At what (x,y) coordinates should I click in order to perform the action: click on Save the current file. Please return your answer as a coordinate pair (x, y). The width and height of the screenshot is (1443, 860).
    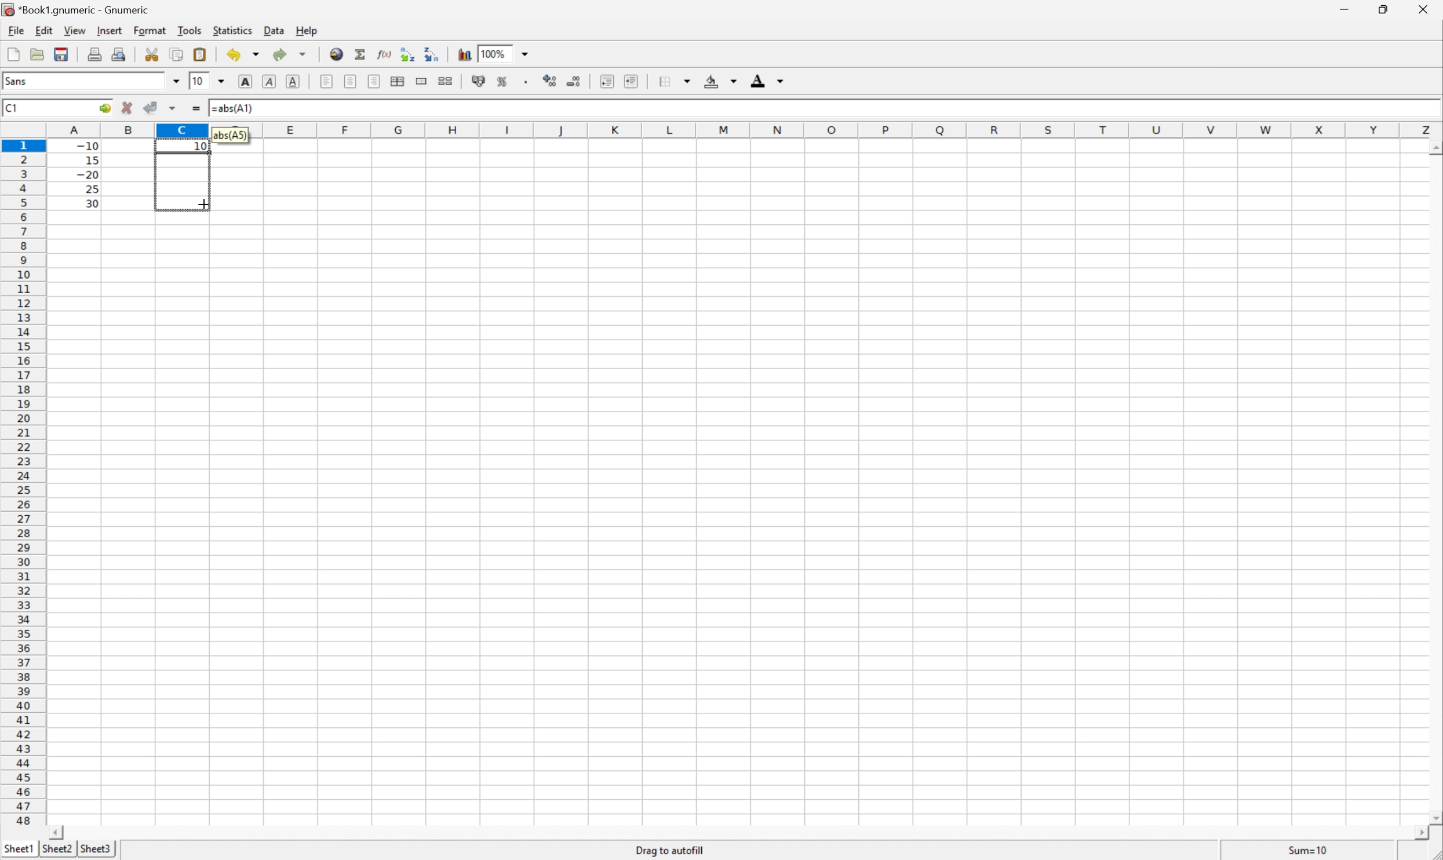
    Looking at the image, I should click on (63, 53).